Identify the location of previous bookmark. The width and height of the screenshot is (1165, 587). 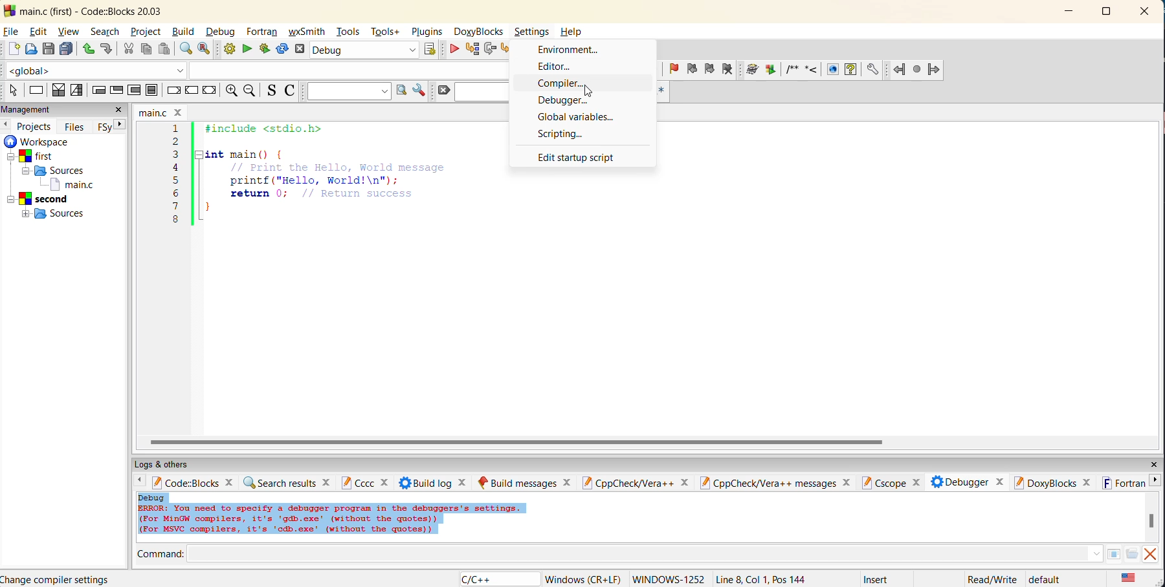
(692, 67).